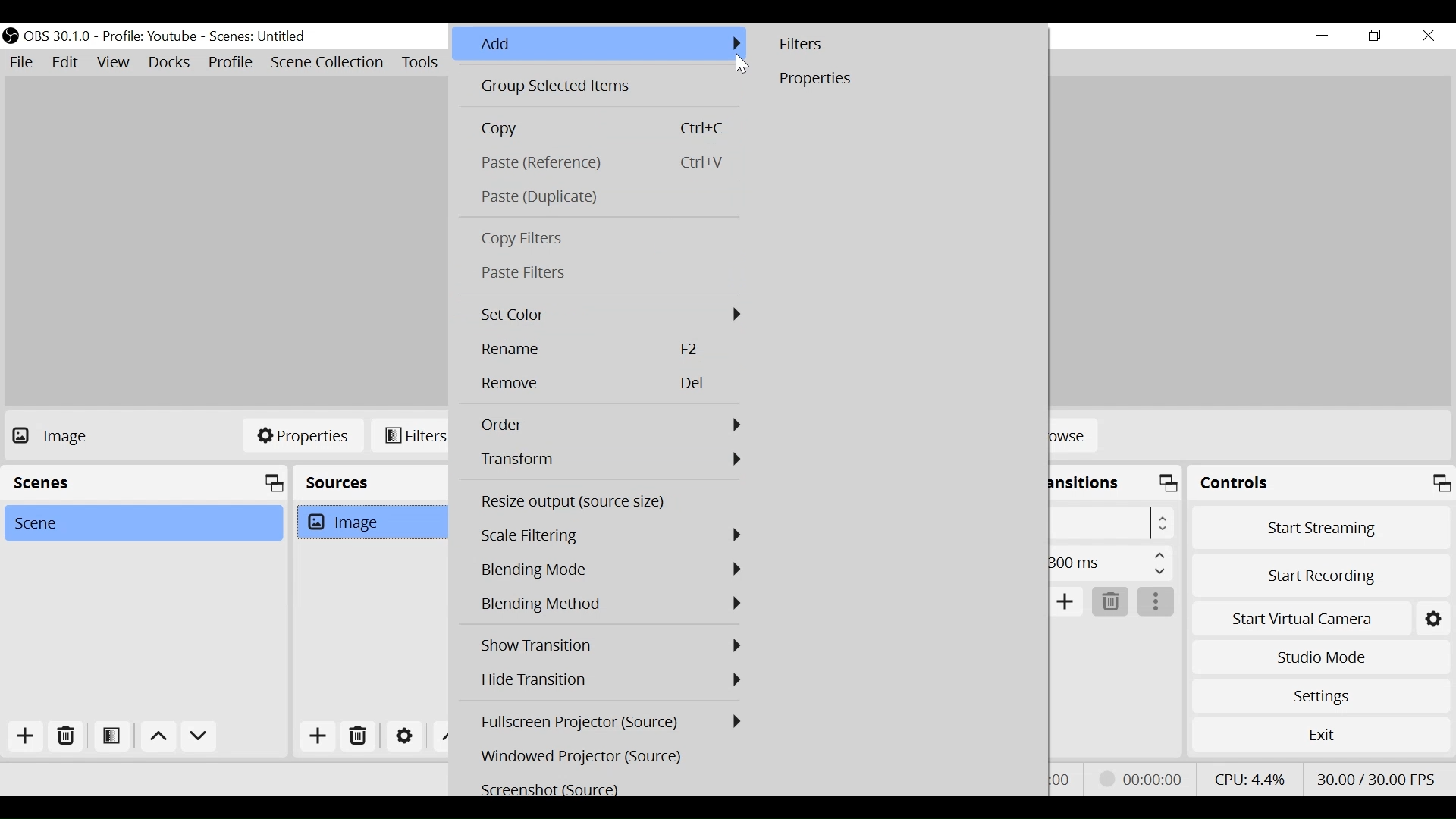  I want to click on Image, so click(350, 531).